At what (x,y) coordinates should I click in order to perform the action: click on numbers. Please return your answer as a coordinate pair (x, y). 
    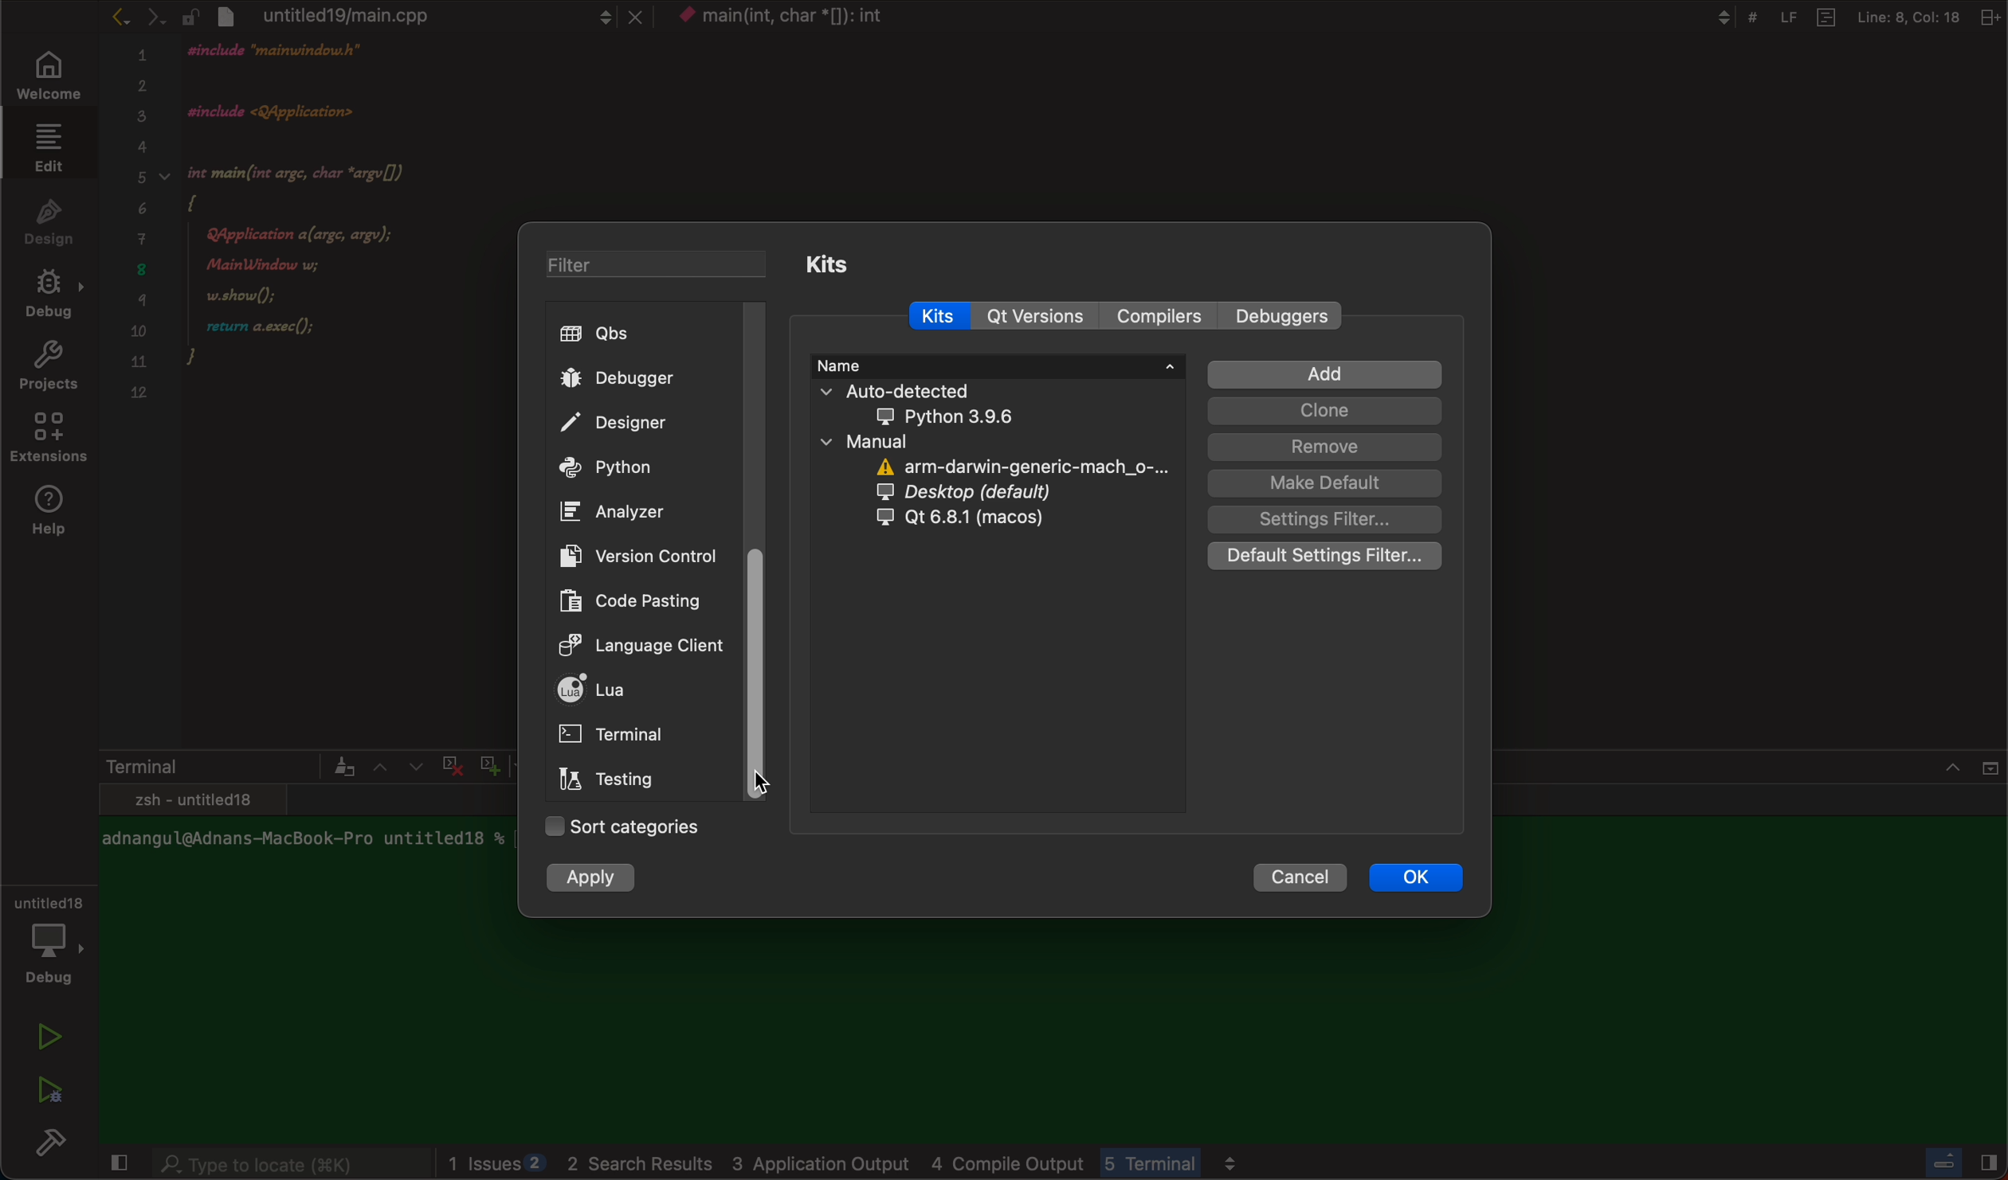
    Looking at the image, I should click on (140, 233).